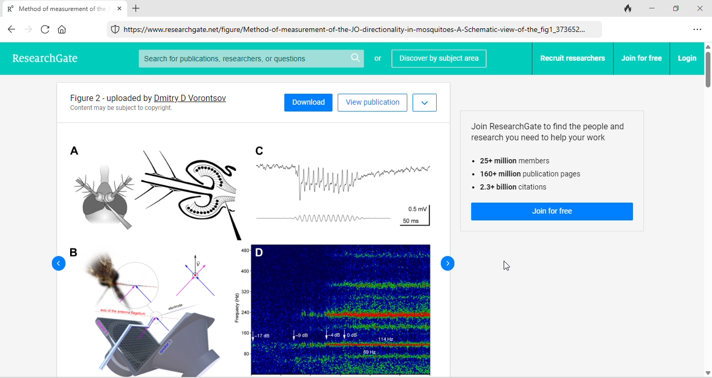 This screenshot has height=378, width=712. I want to click on  https://www.researchgate.net/figure/Method-of-measurement-of-the-JO-directionality-in-mosquitoes-A-Schematic-view-of-the_fig1_373652..., so click(355, 29).